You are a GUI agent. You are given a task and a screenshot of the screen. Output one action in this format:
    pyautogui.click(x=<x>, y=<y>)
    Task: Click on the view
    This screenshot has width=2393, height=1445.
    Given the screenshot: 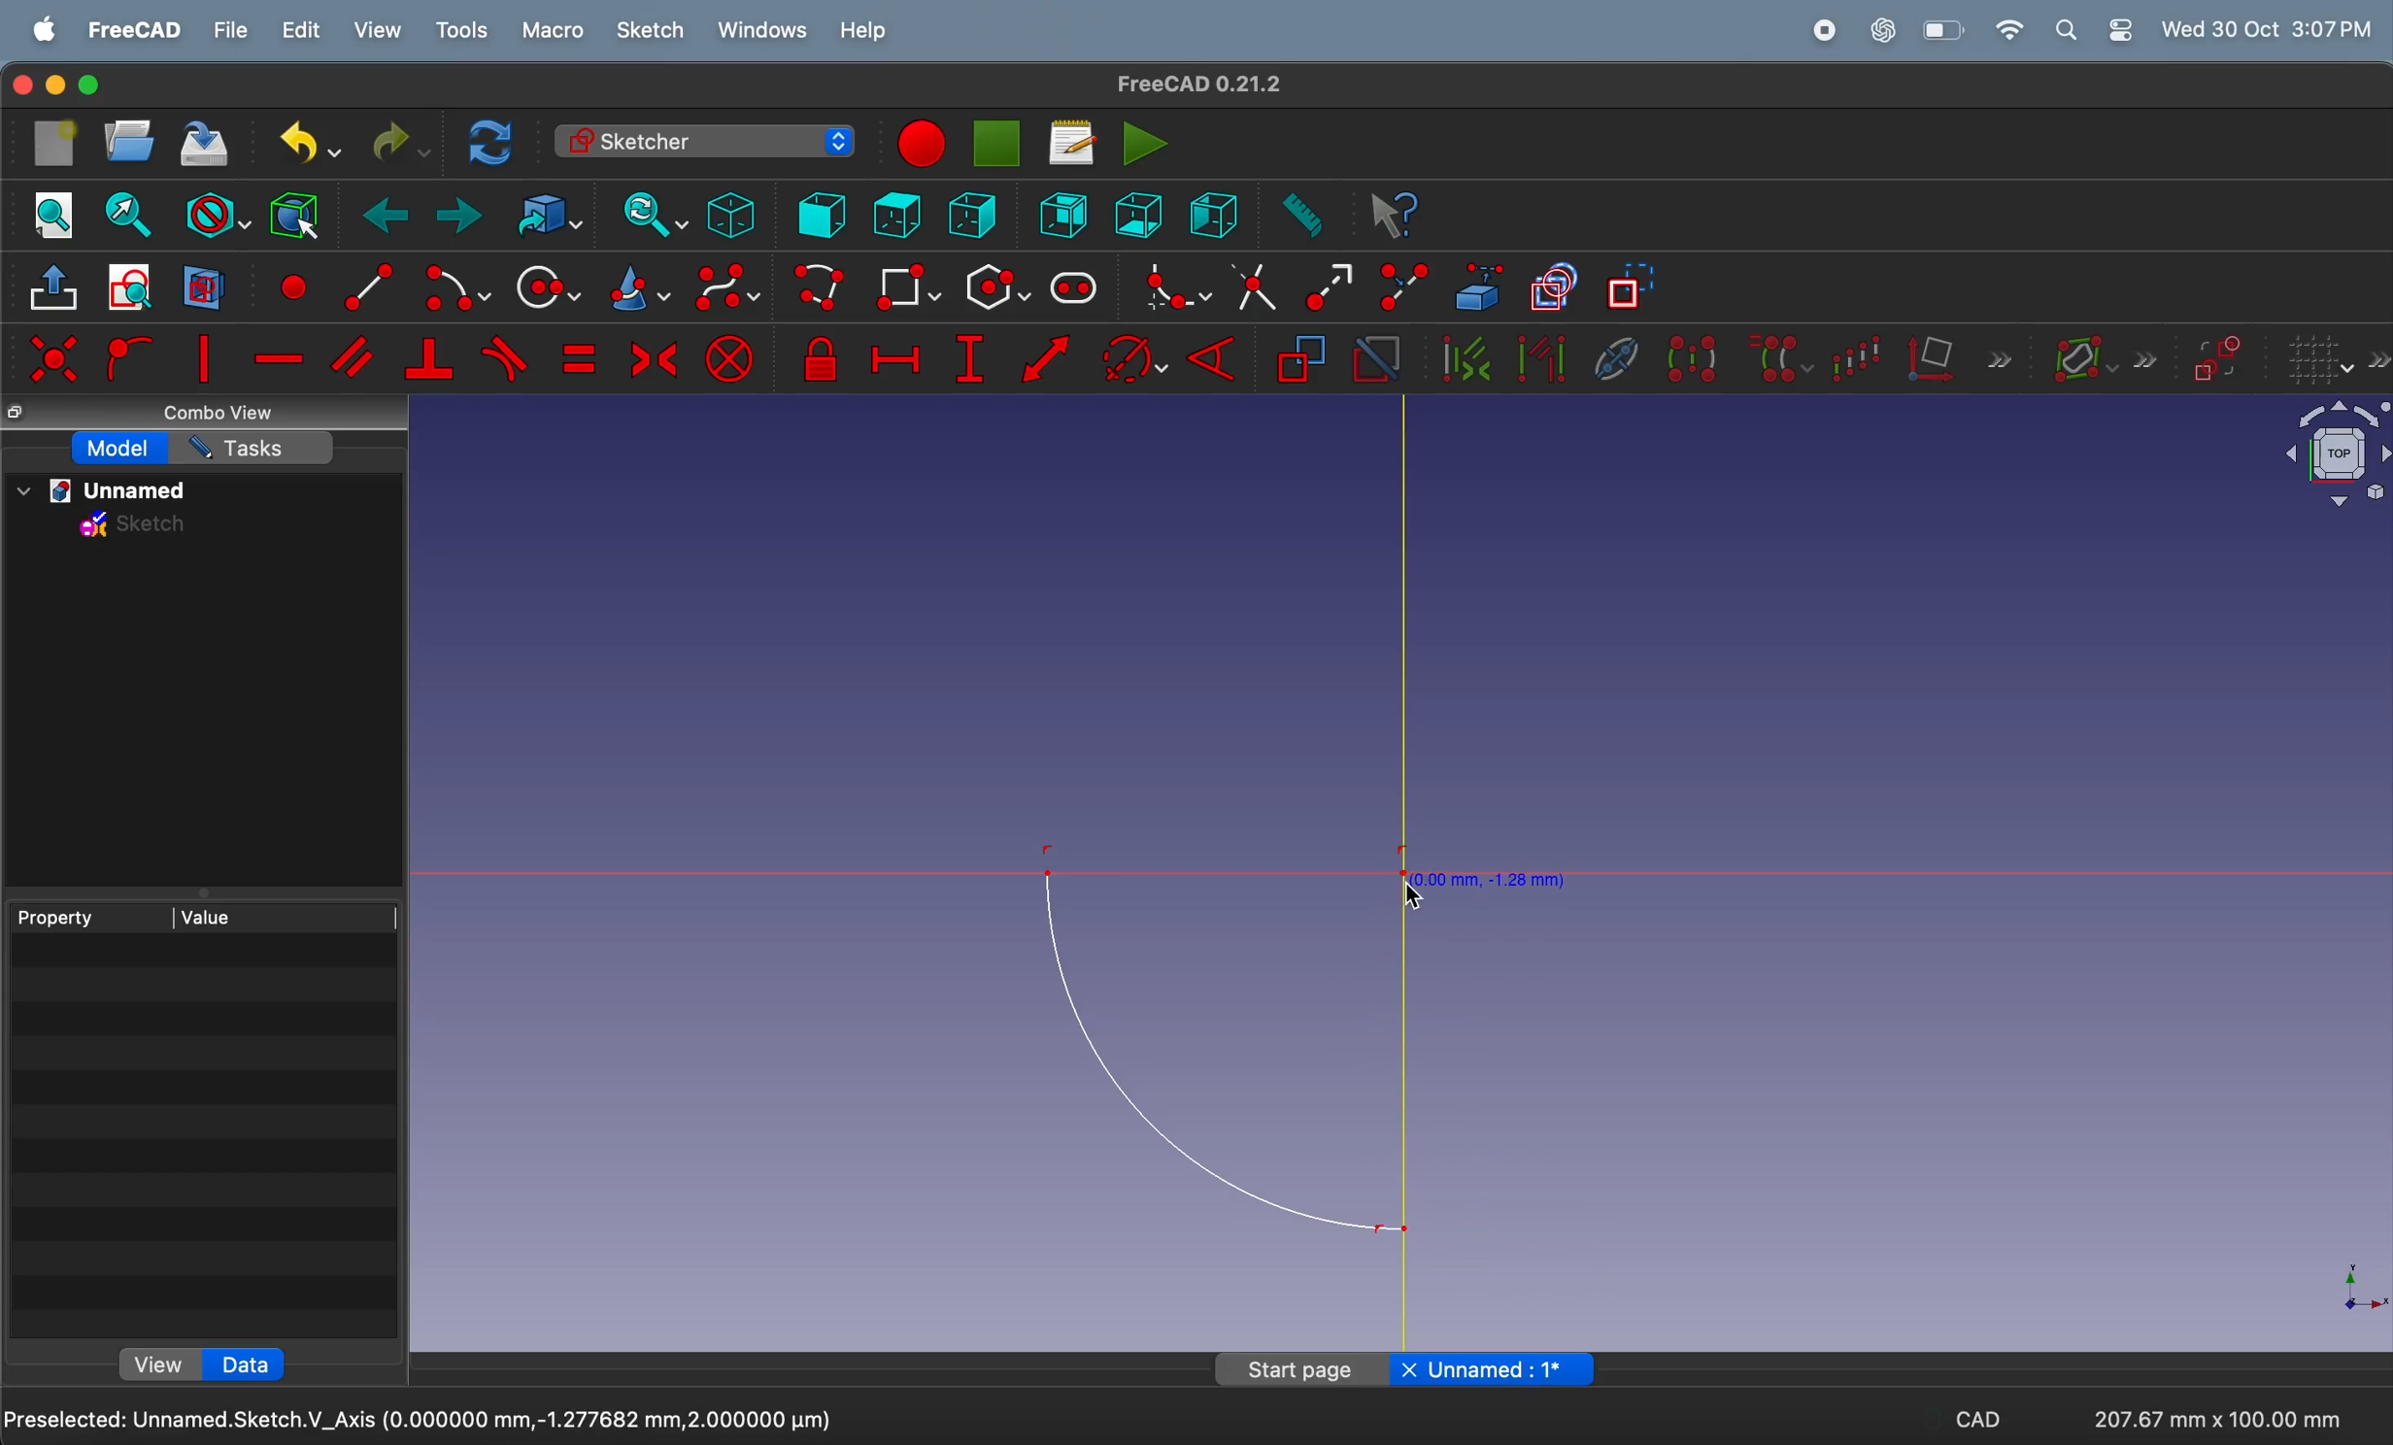 What is the action you would take?
    pyautogui.click(x=378, y=30)
    